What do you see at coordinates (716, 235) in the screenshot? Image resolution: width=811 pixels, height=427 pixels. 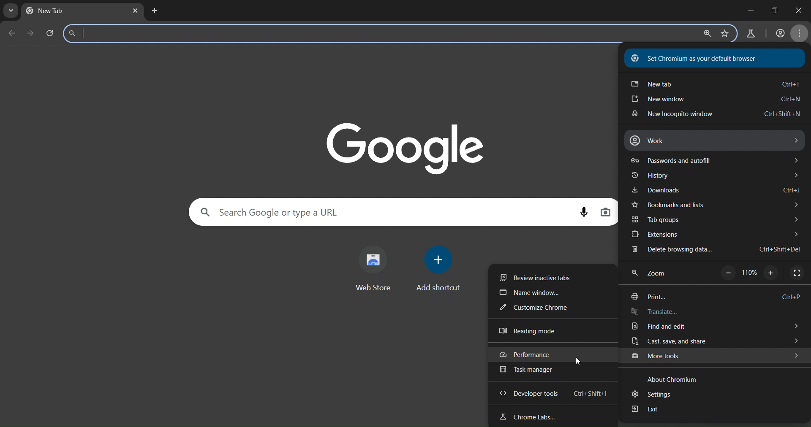 I see `extensionns` at bounding box center [716, 235].